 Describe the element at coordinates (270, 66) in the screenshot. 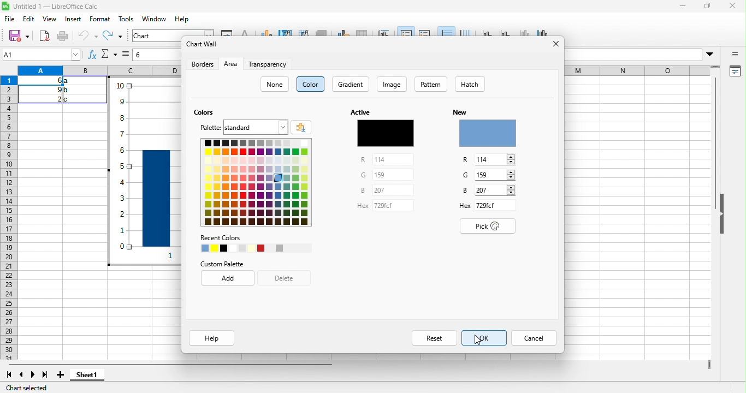

I see `transparency` at that location.